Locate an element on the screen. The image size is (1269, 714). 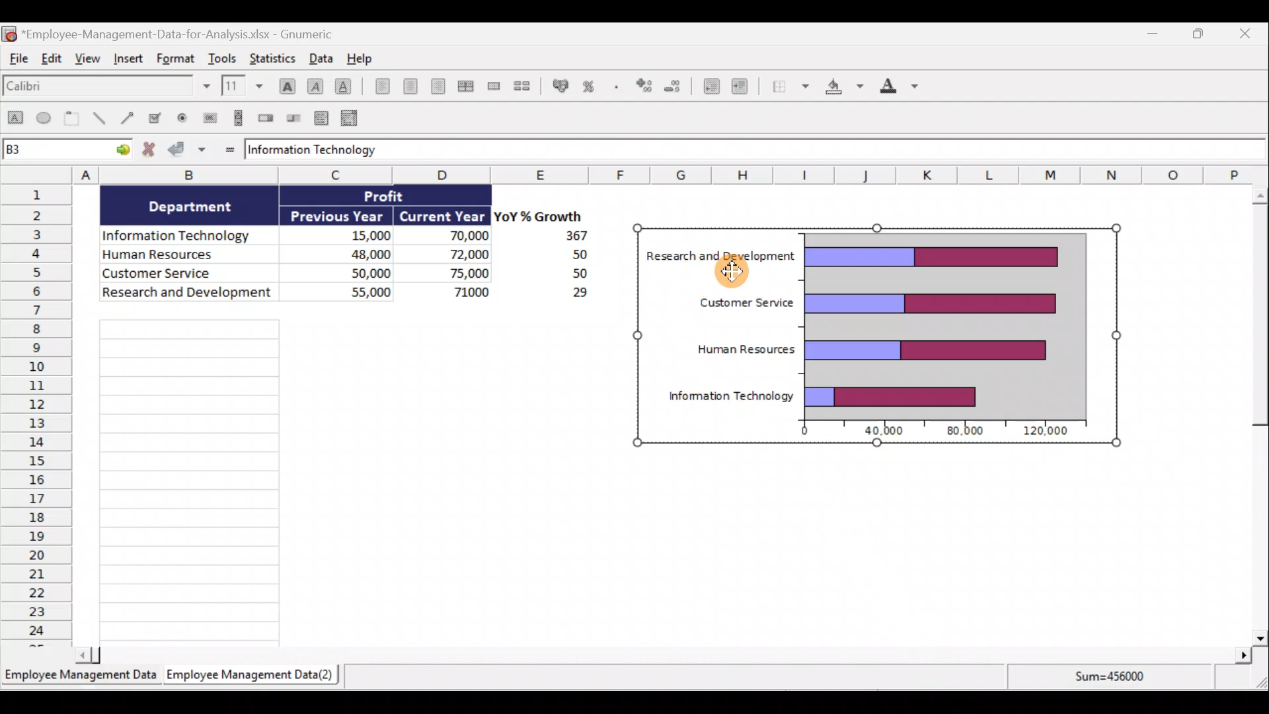
Create an arrow object is located at coordinates (130, 120).